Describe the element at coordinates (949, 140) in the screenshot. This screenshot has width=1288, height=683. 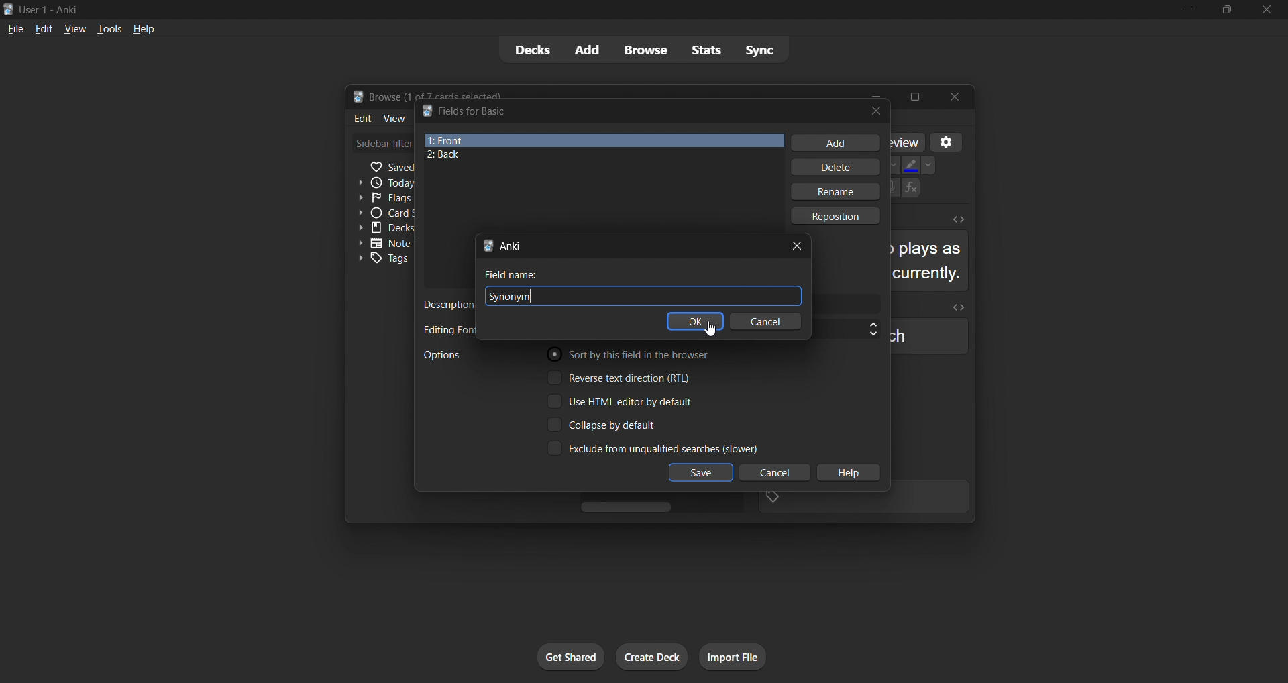
I see `Settings` at that location.